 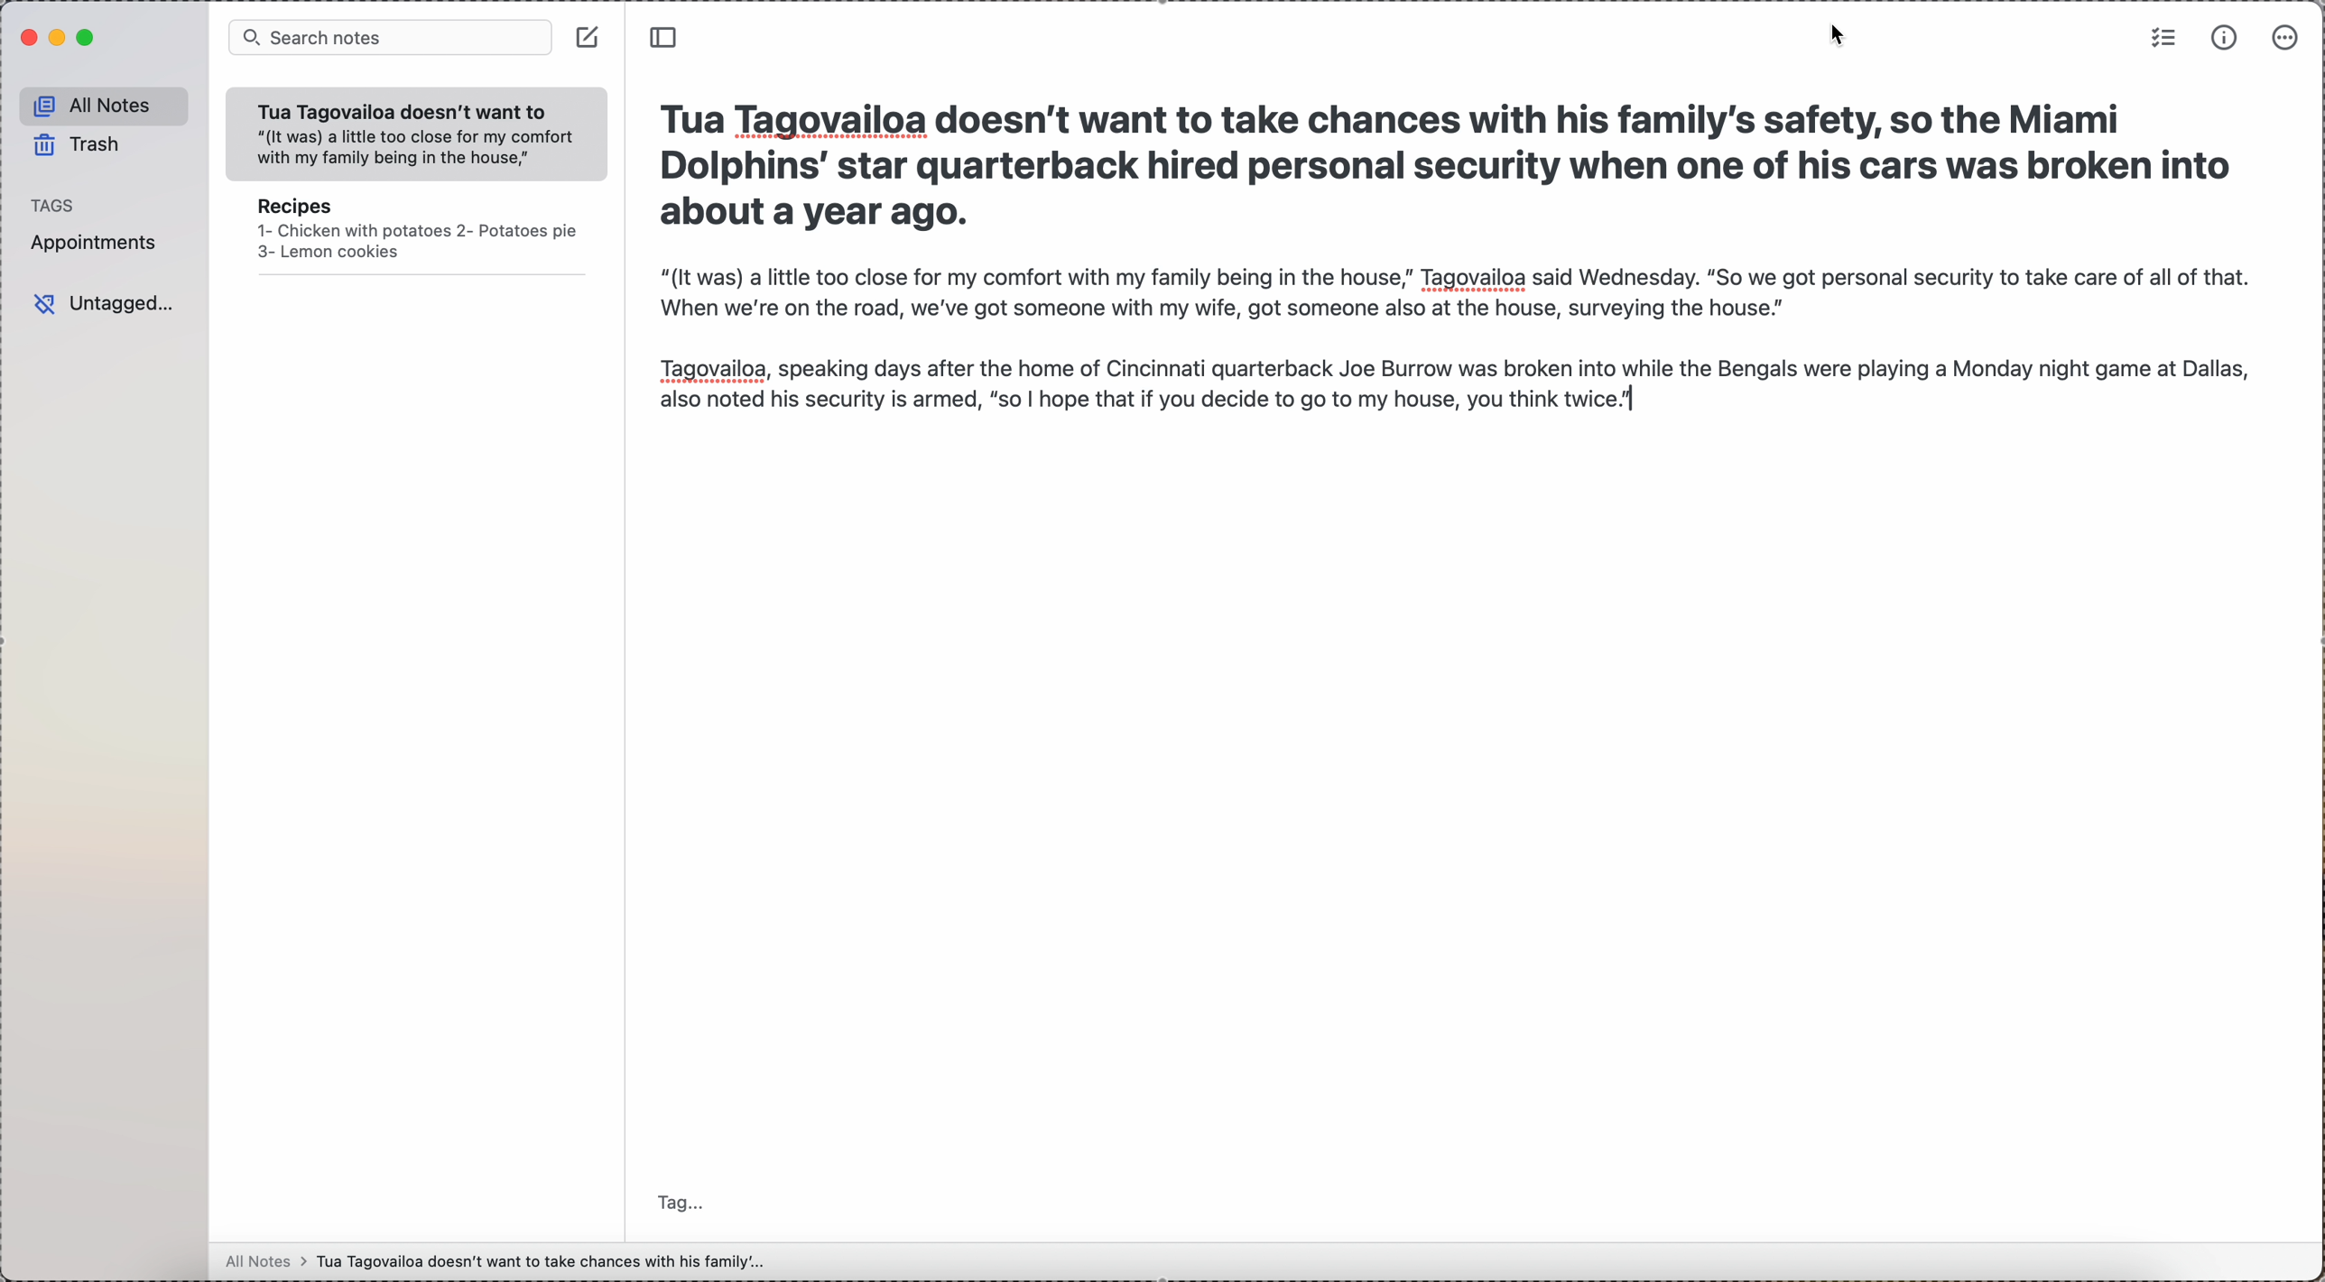 What do you see at coordinates (587, 41) in the screenshot?
I see `create note` at bounding box center [587, 41].